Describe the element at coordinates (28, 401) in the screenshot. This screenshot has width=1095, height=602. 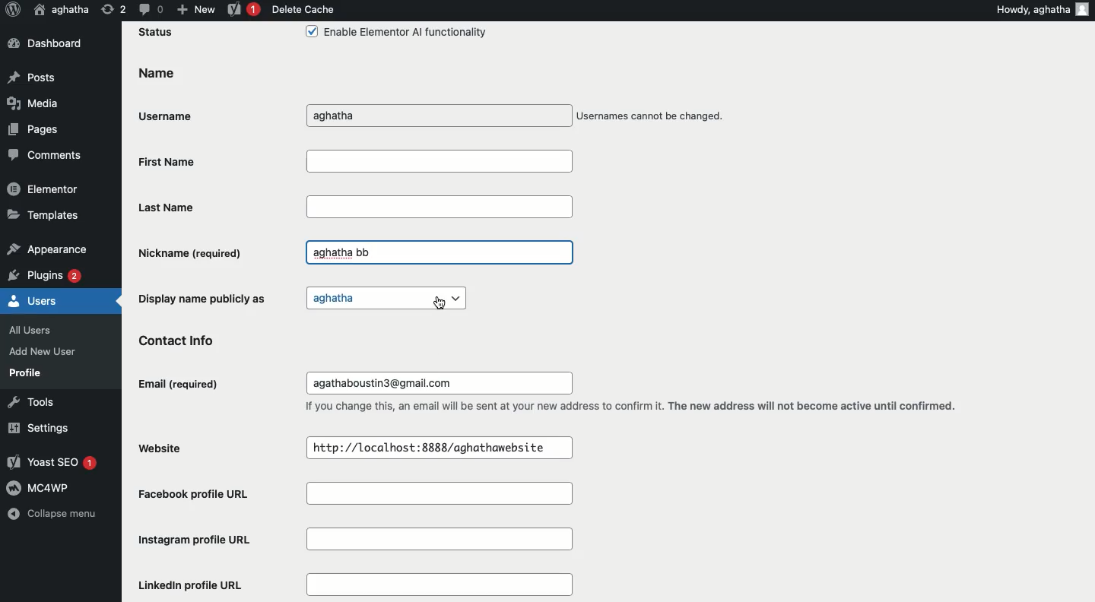
I see `Tools` at that location.